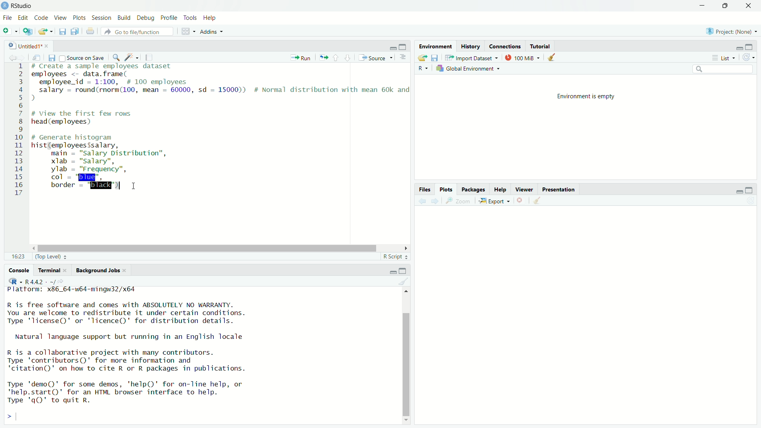 The height and width of the screenshot is (428, 761). What do you see at coordinates (37, 57) in the screenshot?
I see `search documnet` at bounding box center [37, 57].